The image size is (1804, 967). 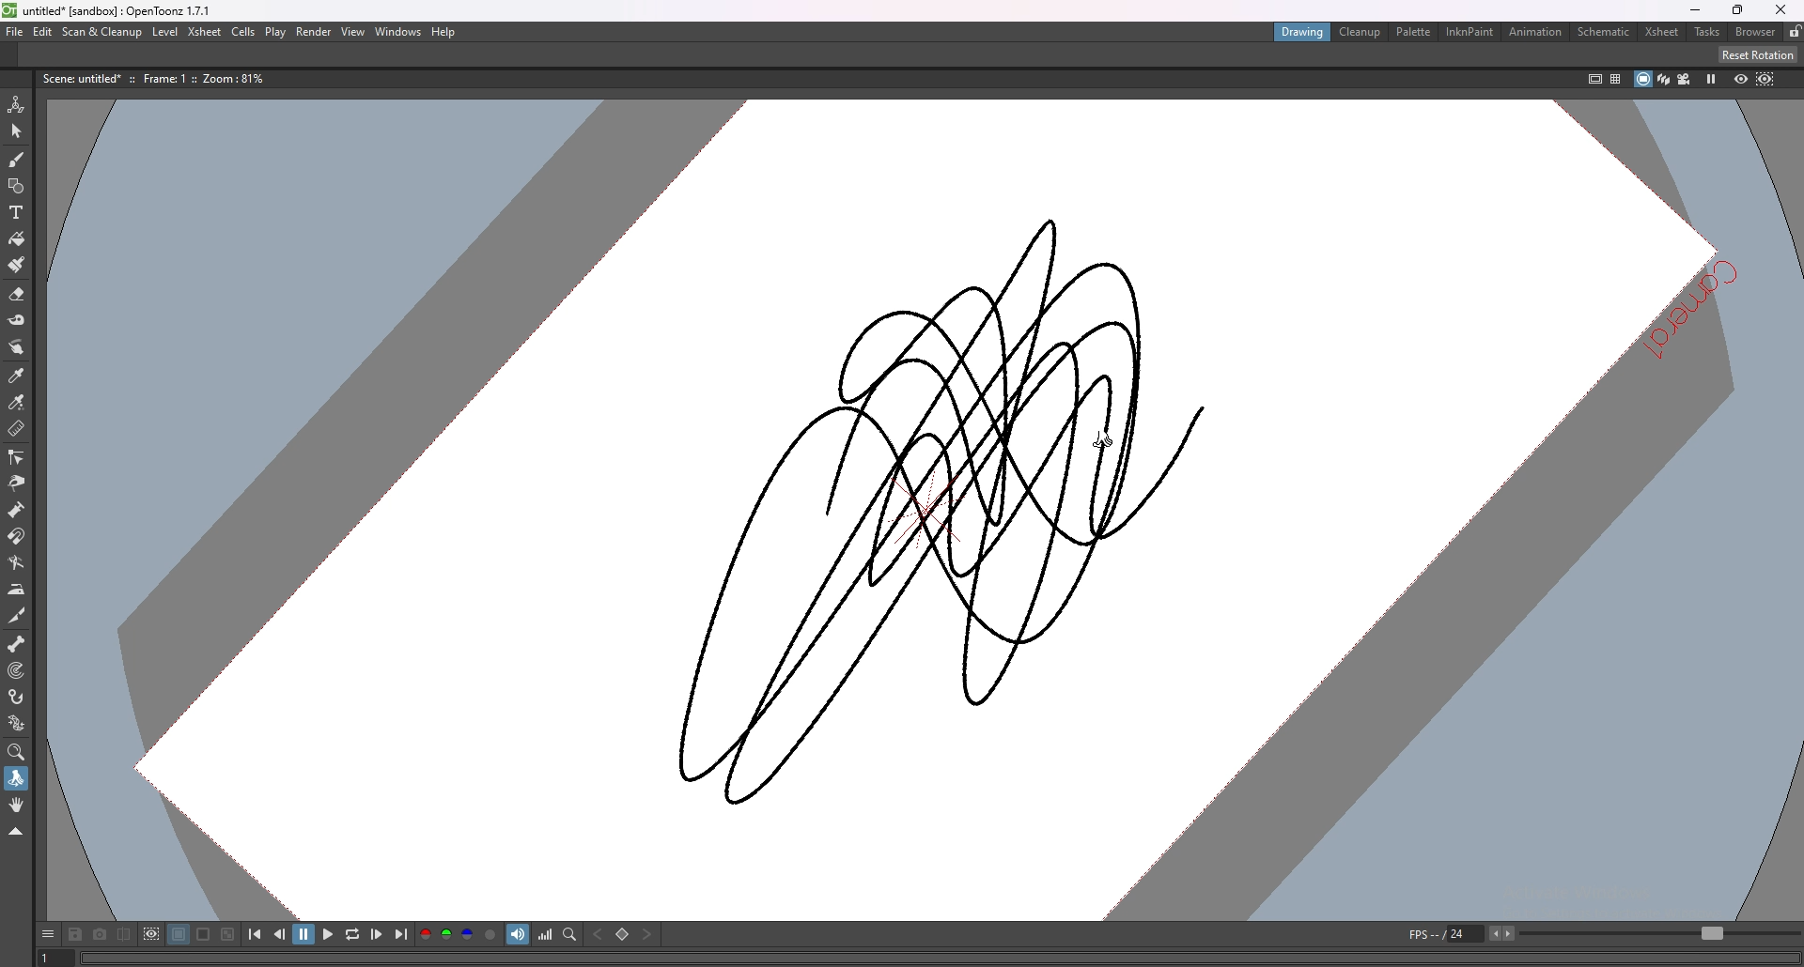 What do you see at coordinates (305, 936) in the screenshot?
I see `pause` at bounding box center [305, 936].